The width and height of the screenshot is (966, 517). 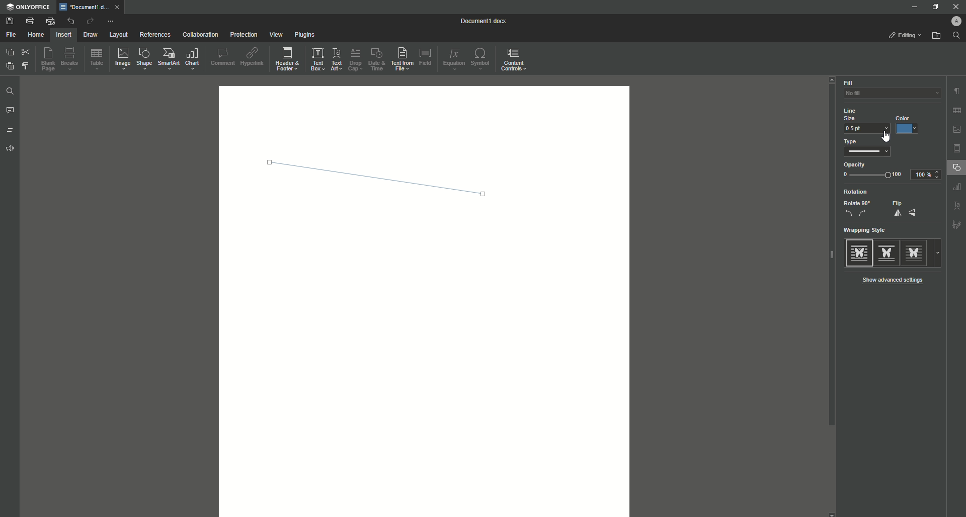 What do you see at coordinates (12, 35) in the screenshot?
I see `File` at bounding box center [12, 35].